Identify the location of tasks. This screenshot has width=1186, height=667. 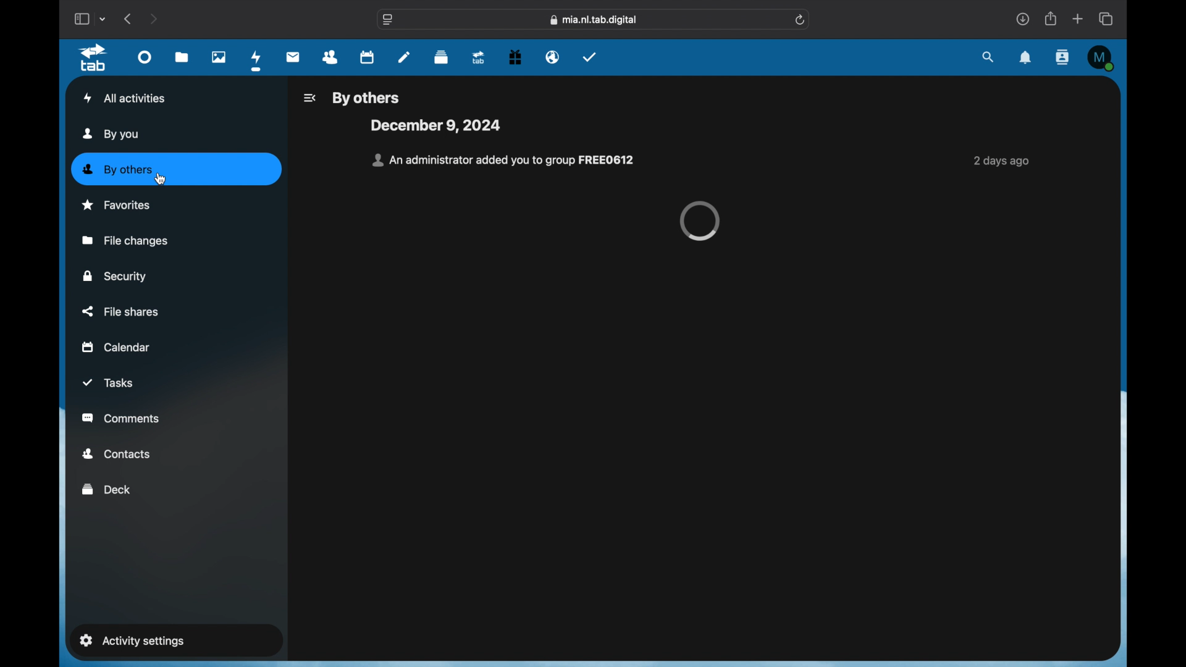
(108, 383).